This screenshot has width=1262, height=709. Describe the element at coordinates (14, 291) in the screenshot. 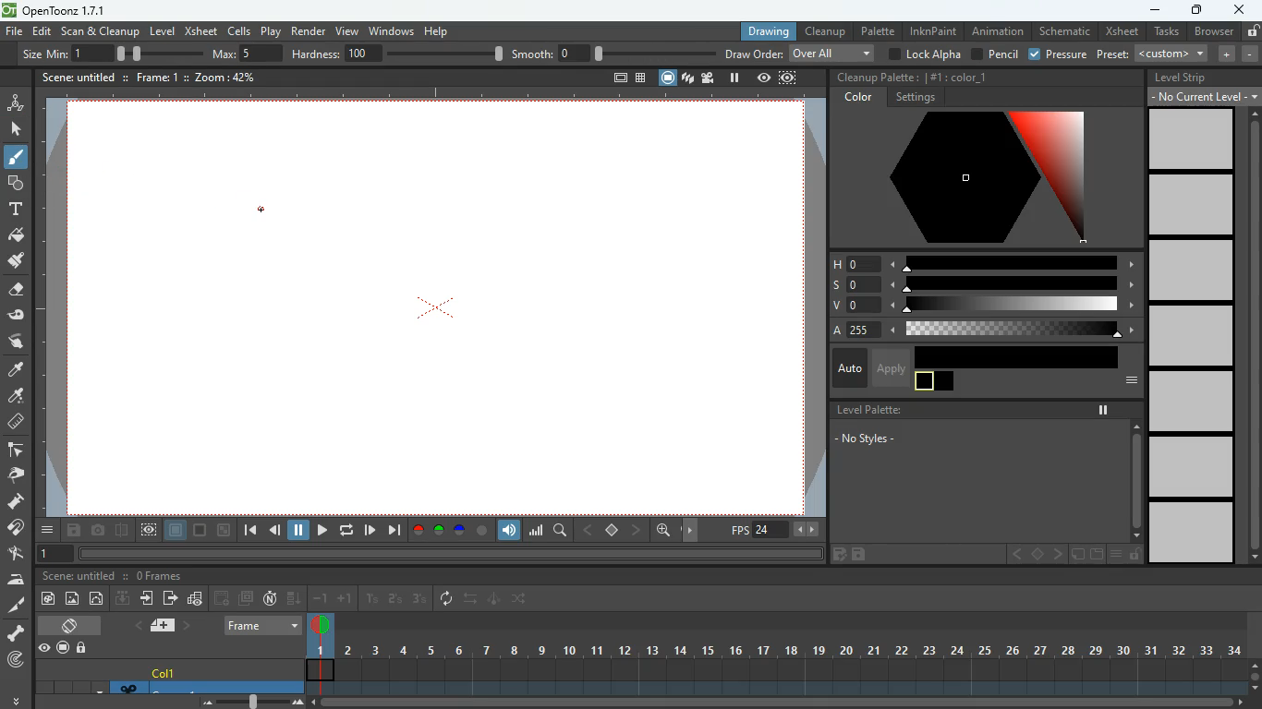

I see `erase` at that location.